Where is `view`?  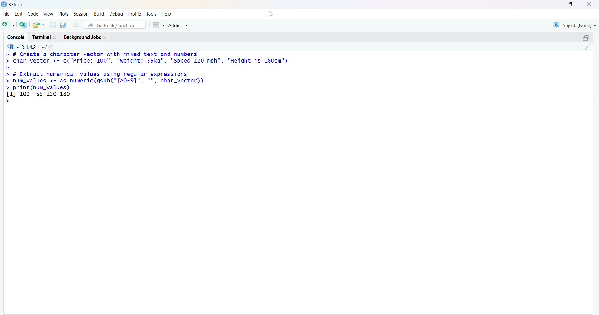 view is located at coordinates (48, 14).